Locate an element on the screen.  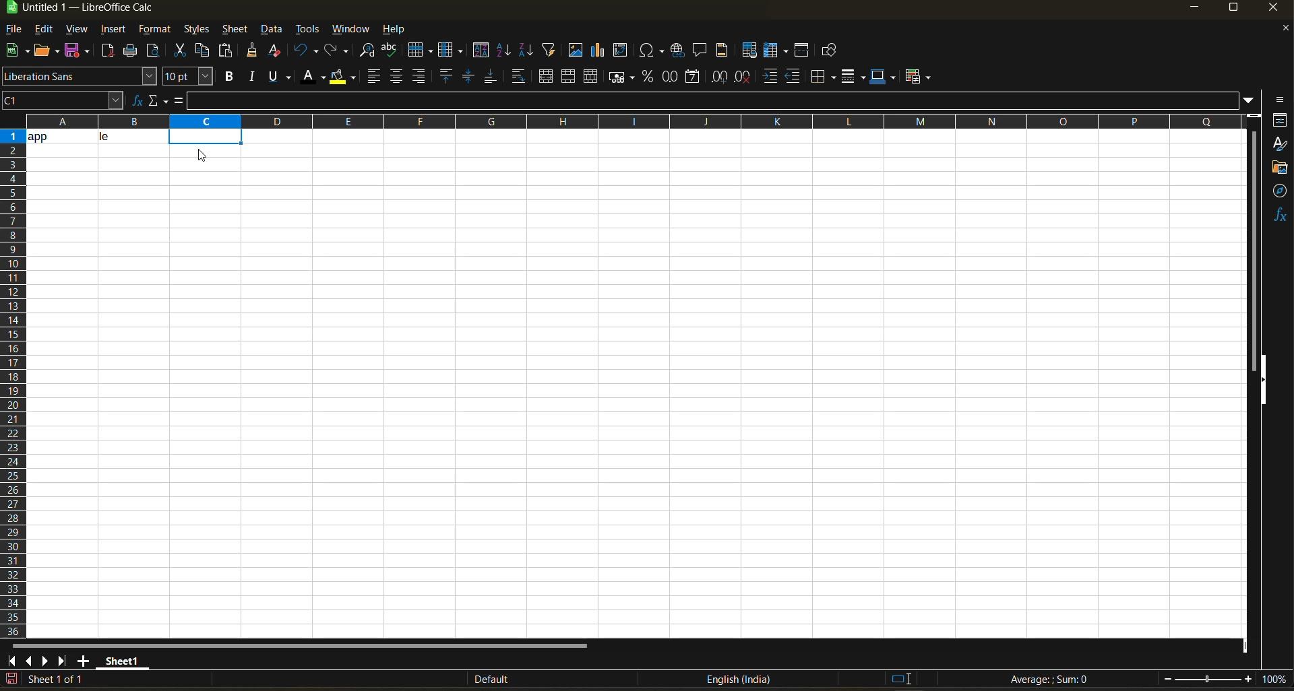
format as percent is located at coordinates (650, 77).